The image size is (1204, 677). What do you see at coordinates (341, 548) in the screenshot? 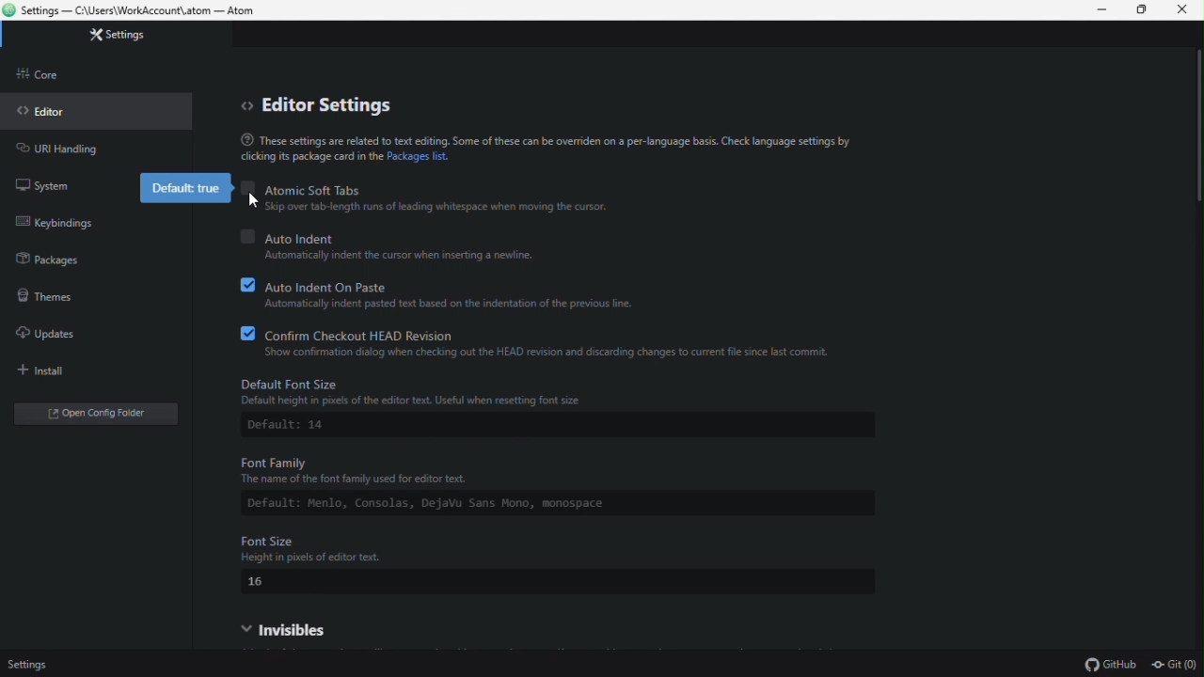
I see `Font Size
Height in pixels of editor text.` at bounding box center [341, 548].